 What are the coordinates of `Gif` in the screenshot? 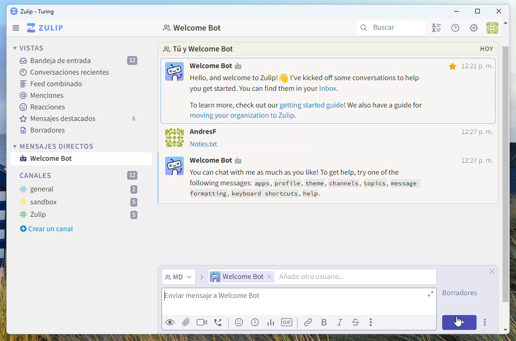 It's located at (288, 322).